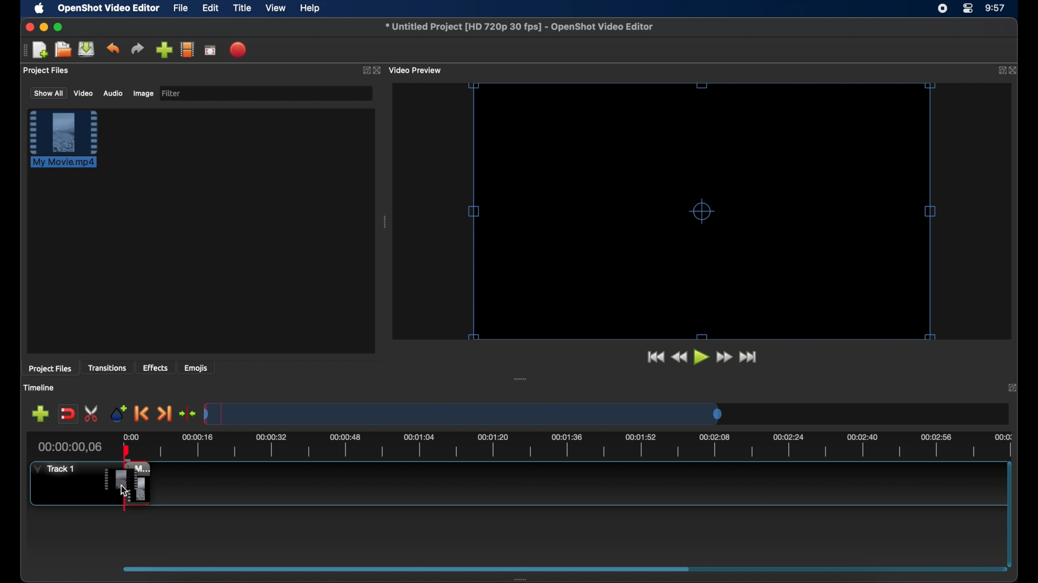 Image resolution: width=1038 pixels, height=583 pixels. What do you see at coordinates (999, 71) in the screenshot?
I see `expand` at bounding box center [999, 71].